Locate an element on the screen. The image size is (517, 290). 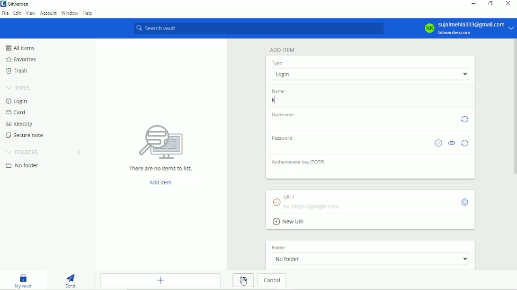
No Folder is located at coordinates (370, 259).